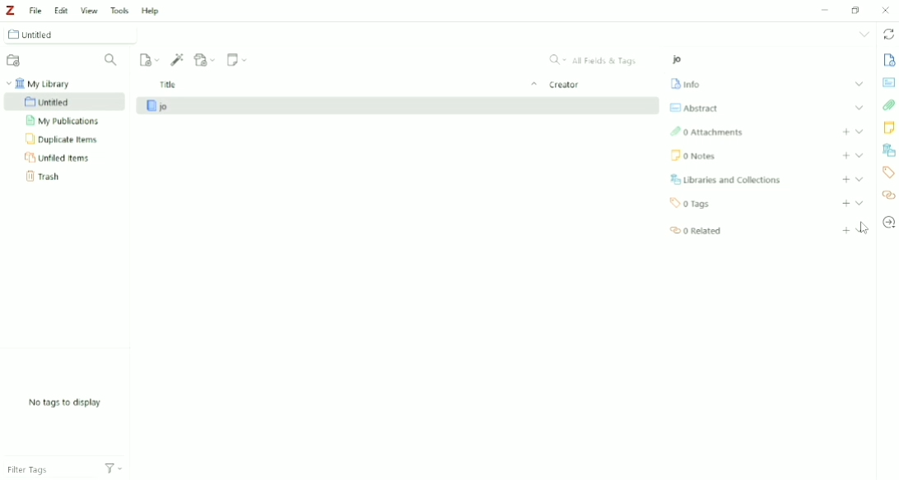  What do you see at coordinates (887, 35) in the screenshot?
I see `Sync` at bounding box center [887, 35].